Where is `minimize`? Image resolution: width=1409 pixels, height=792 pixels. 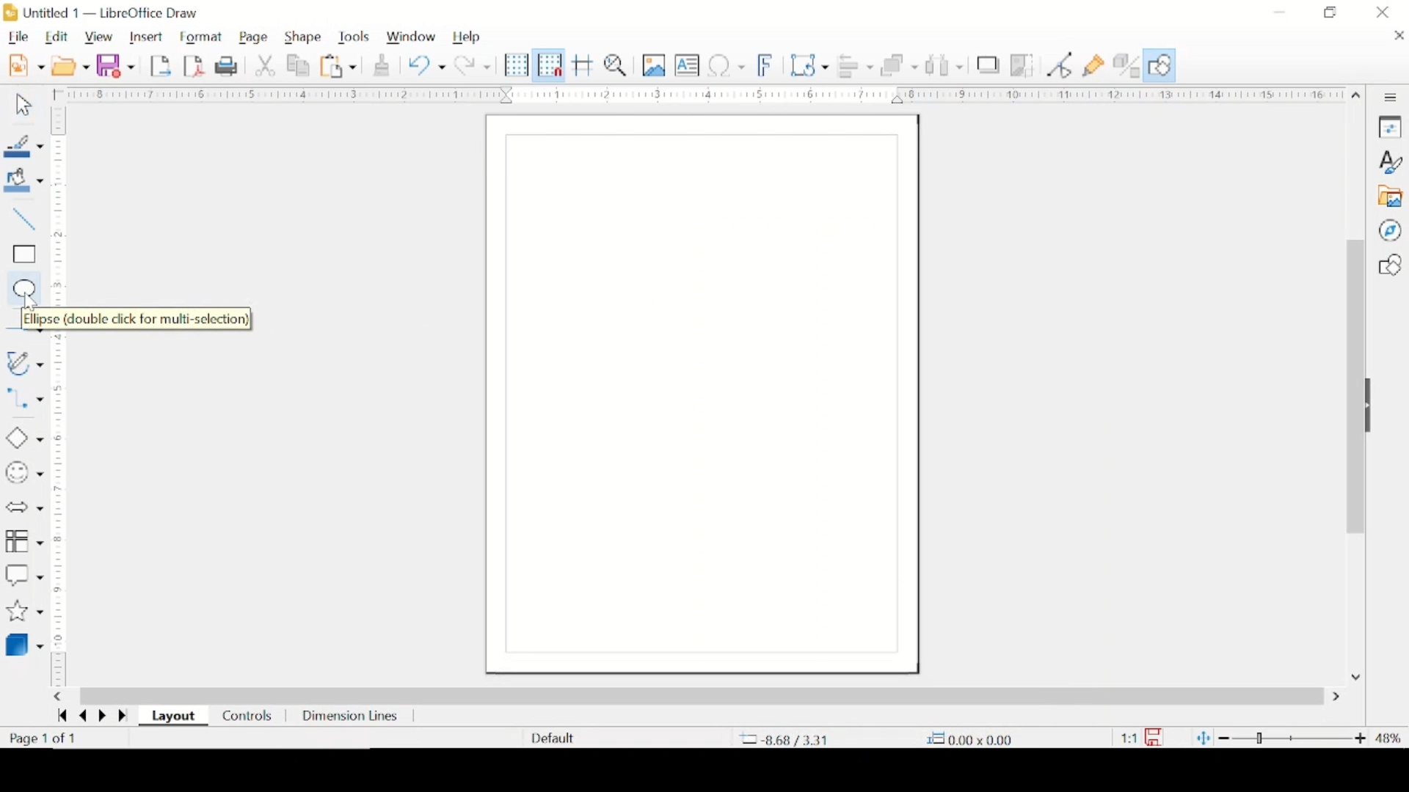
minimize is located at coordinates (1281, 11).